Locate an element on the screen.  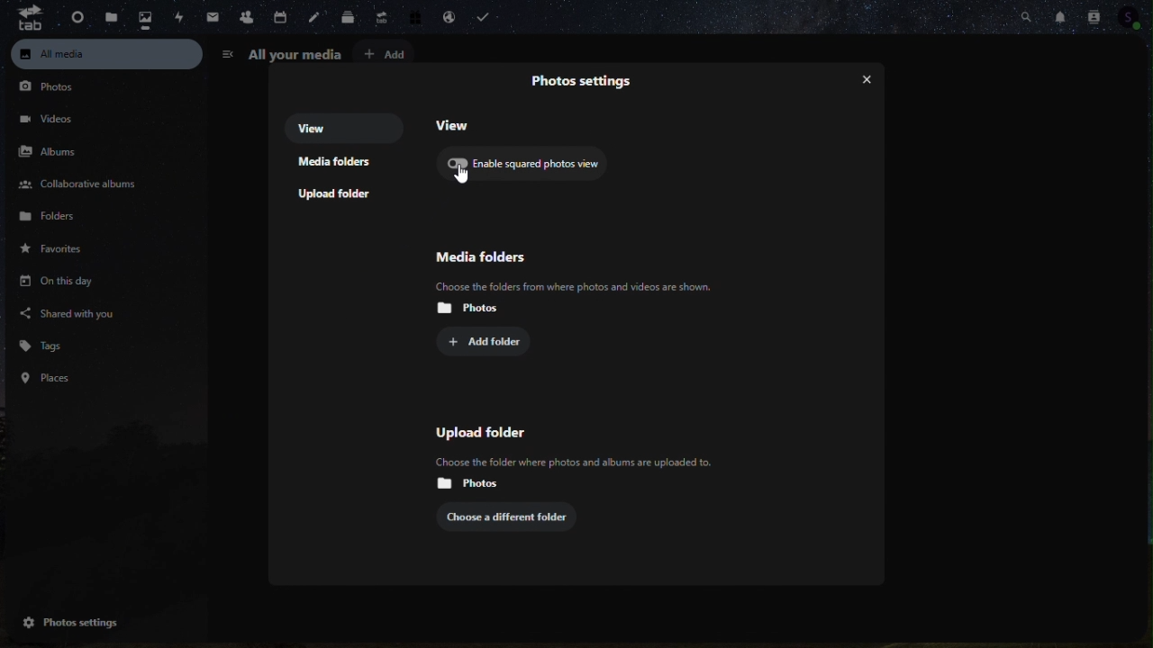
Dashboard is located at coordinates (72, 15).